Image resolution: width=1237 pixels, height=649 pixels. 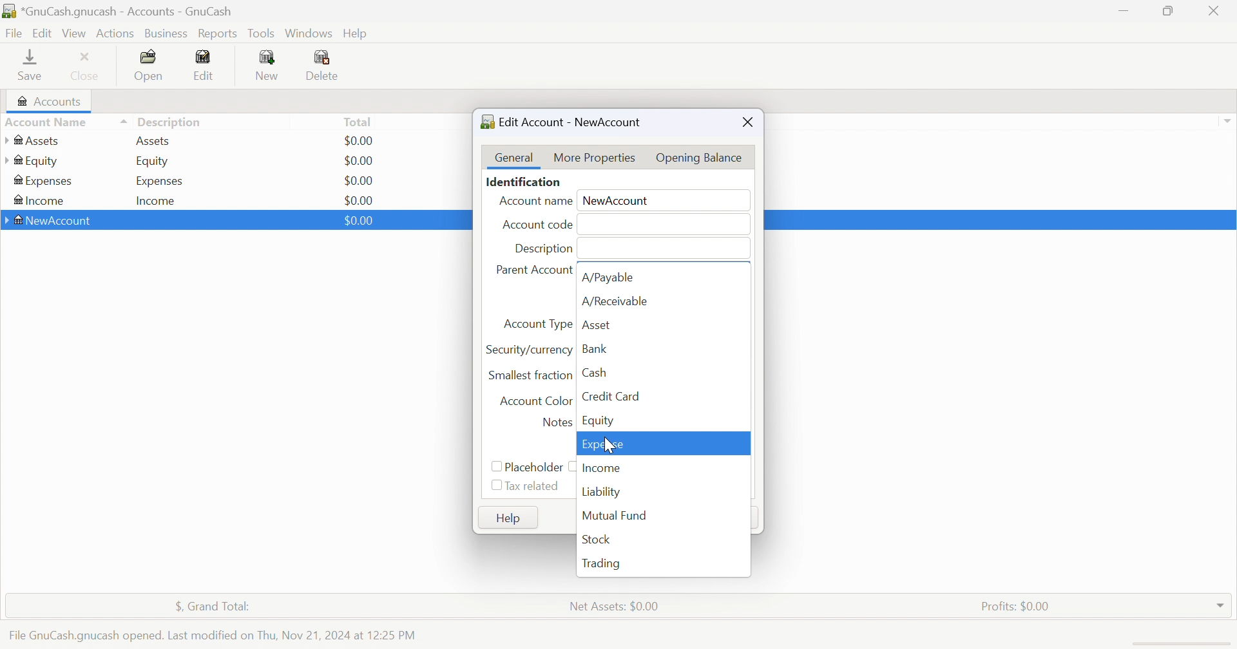 I want to click on A/Receivable, so click(x=615, y=299).